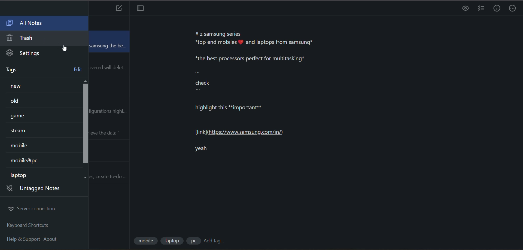 This screenshot has width=523, height=250. What do you see at coordinates (28, 38) in the screenshot?
I see `trash` at bounding box center [28, 38].